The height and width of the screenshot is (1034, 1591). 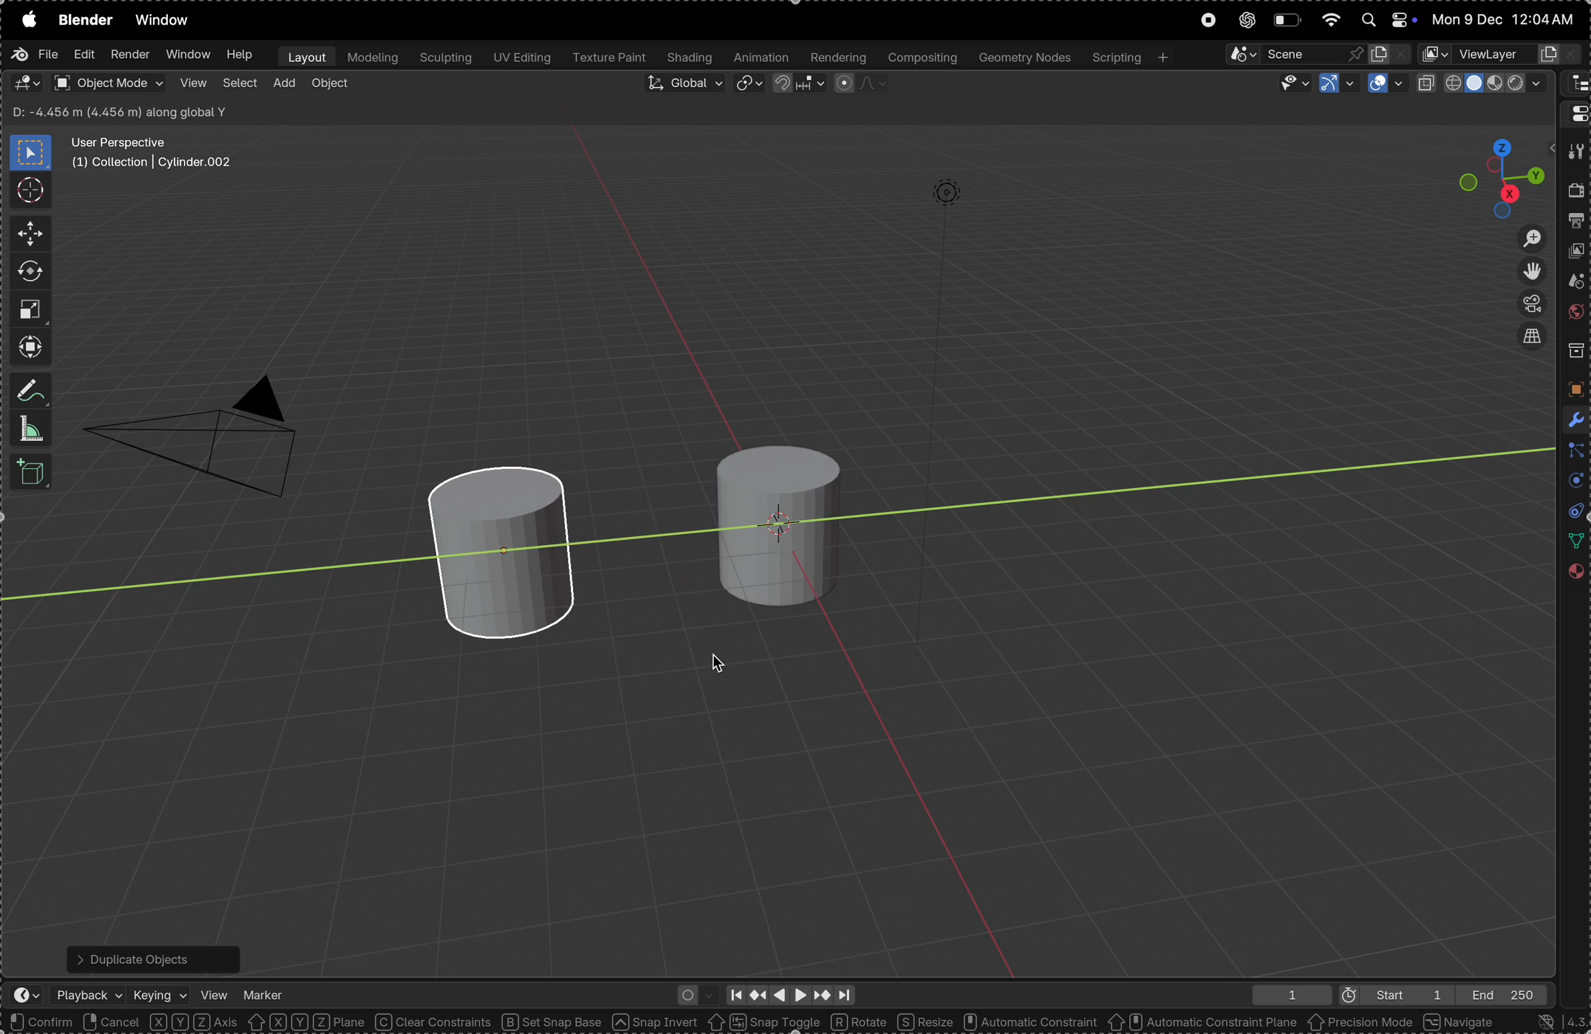 I want to click on rotate, so click(x=30, y=272).